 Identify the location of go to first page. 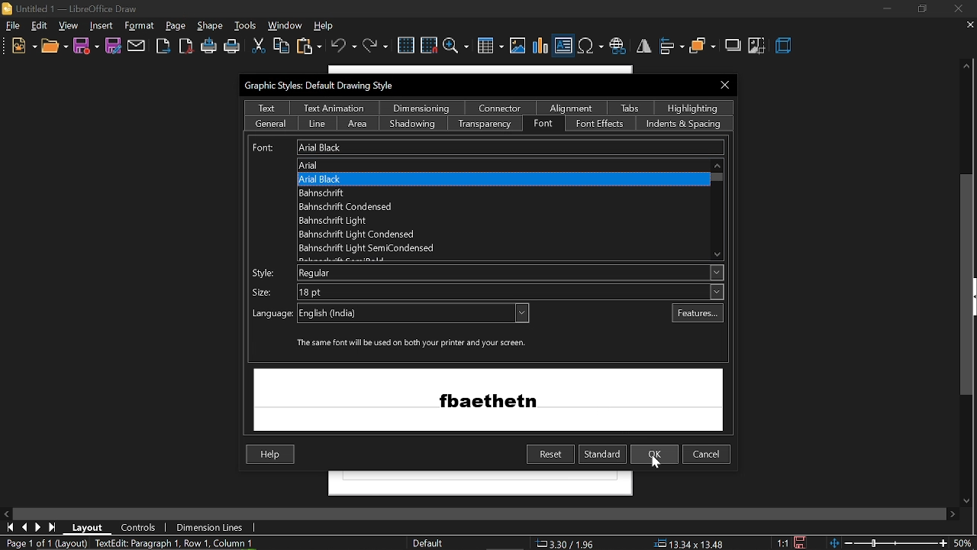
(8, 527).